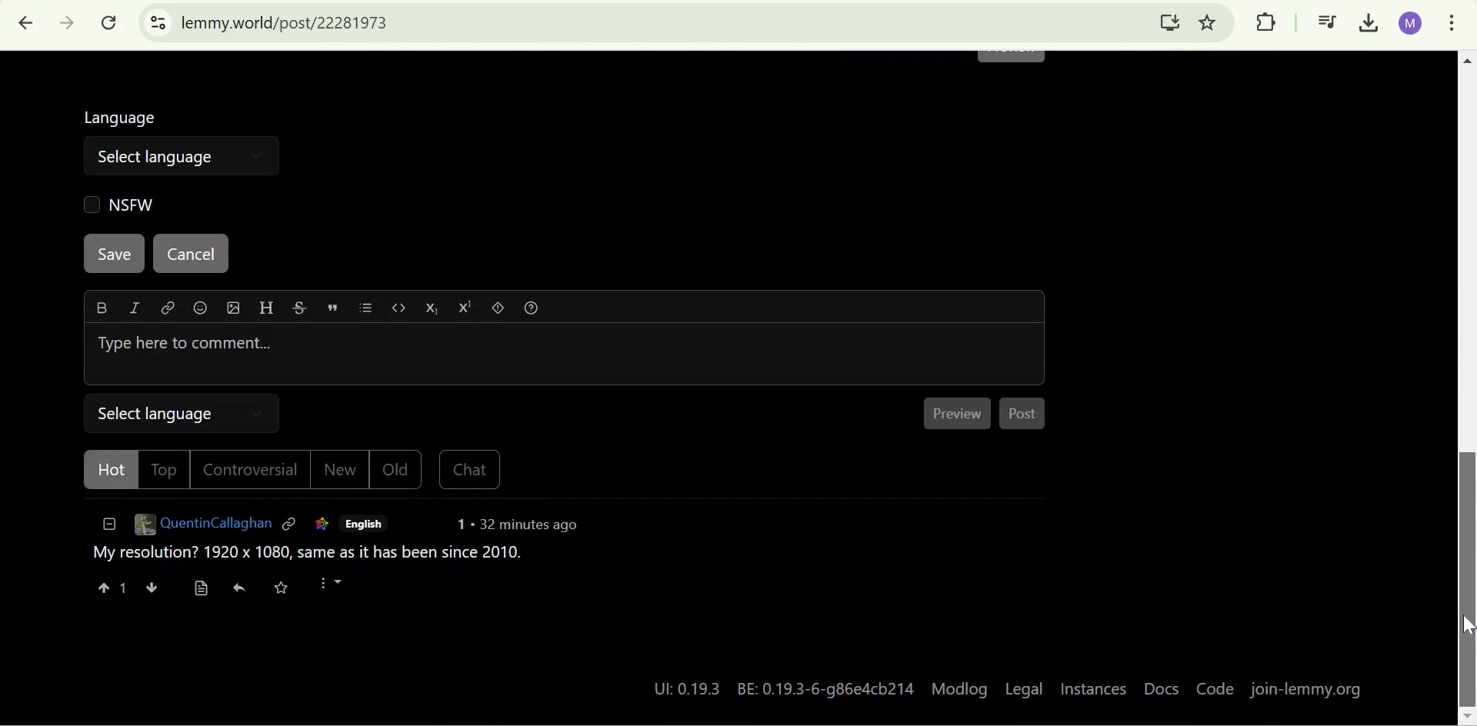 The width and height of the screenshot is (1477, 726). What do you see at coordinates (371, 310) in the screenshot?
I see `list` at bounding box center [371, 310].